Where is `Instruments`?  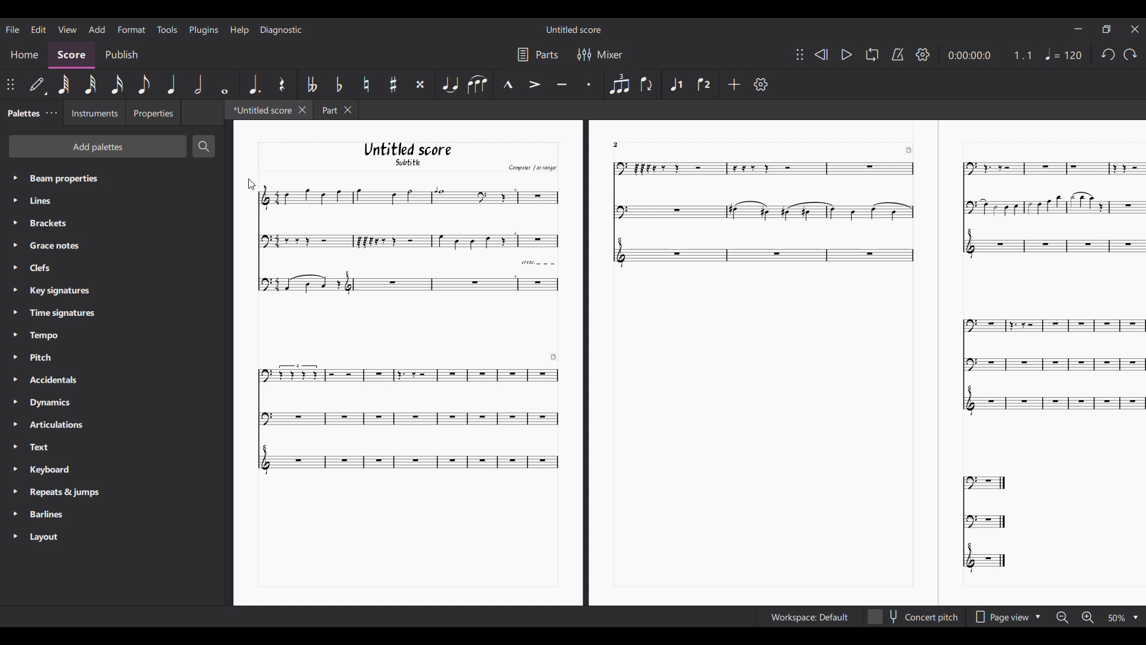
Instruments is located at coordinates (94, 113).